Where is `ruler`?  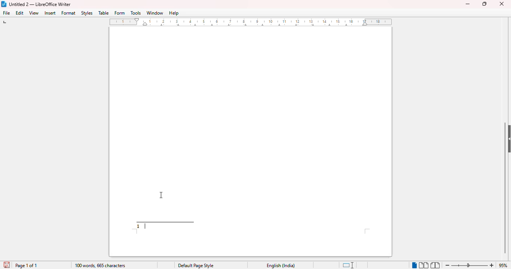 ruler is located at coordinates (253, 22).